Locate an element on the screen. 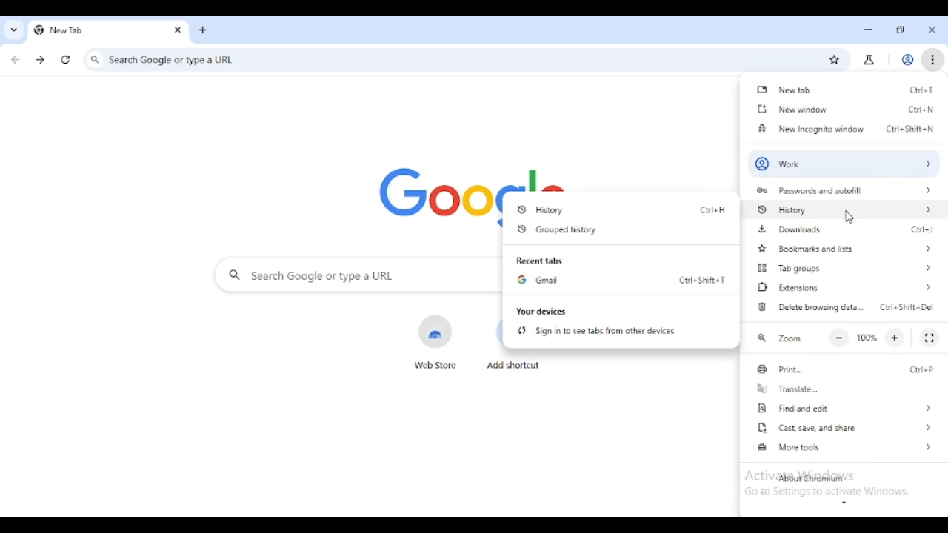 Image resolution: width=948 pixels, height=533 pixels. cursor is located at coordinates (849, 218).